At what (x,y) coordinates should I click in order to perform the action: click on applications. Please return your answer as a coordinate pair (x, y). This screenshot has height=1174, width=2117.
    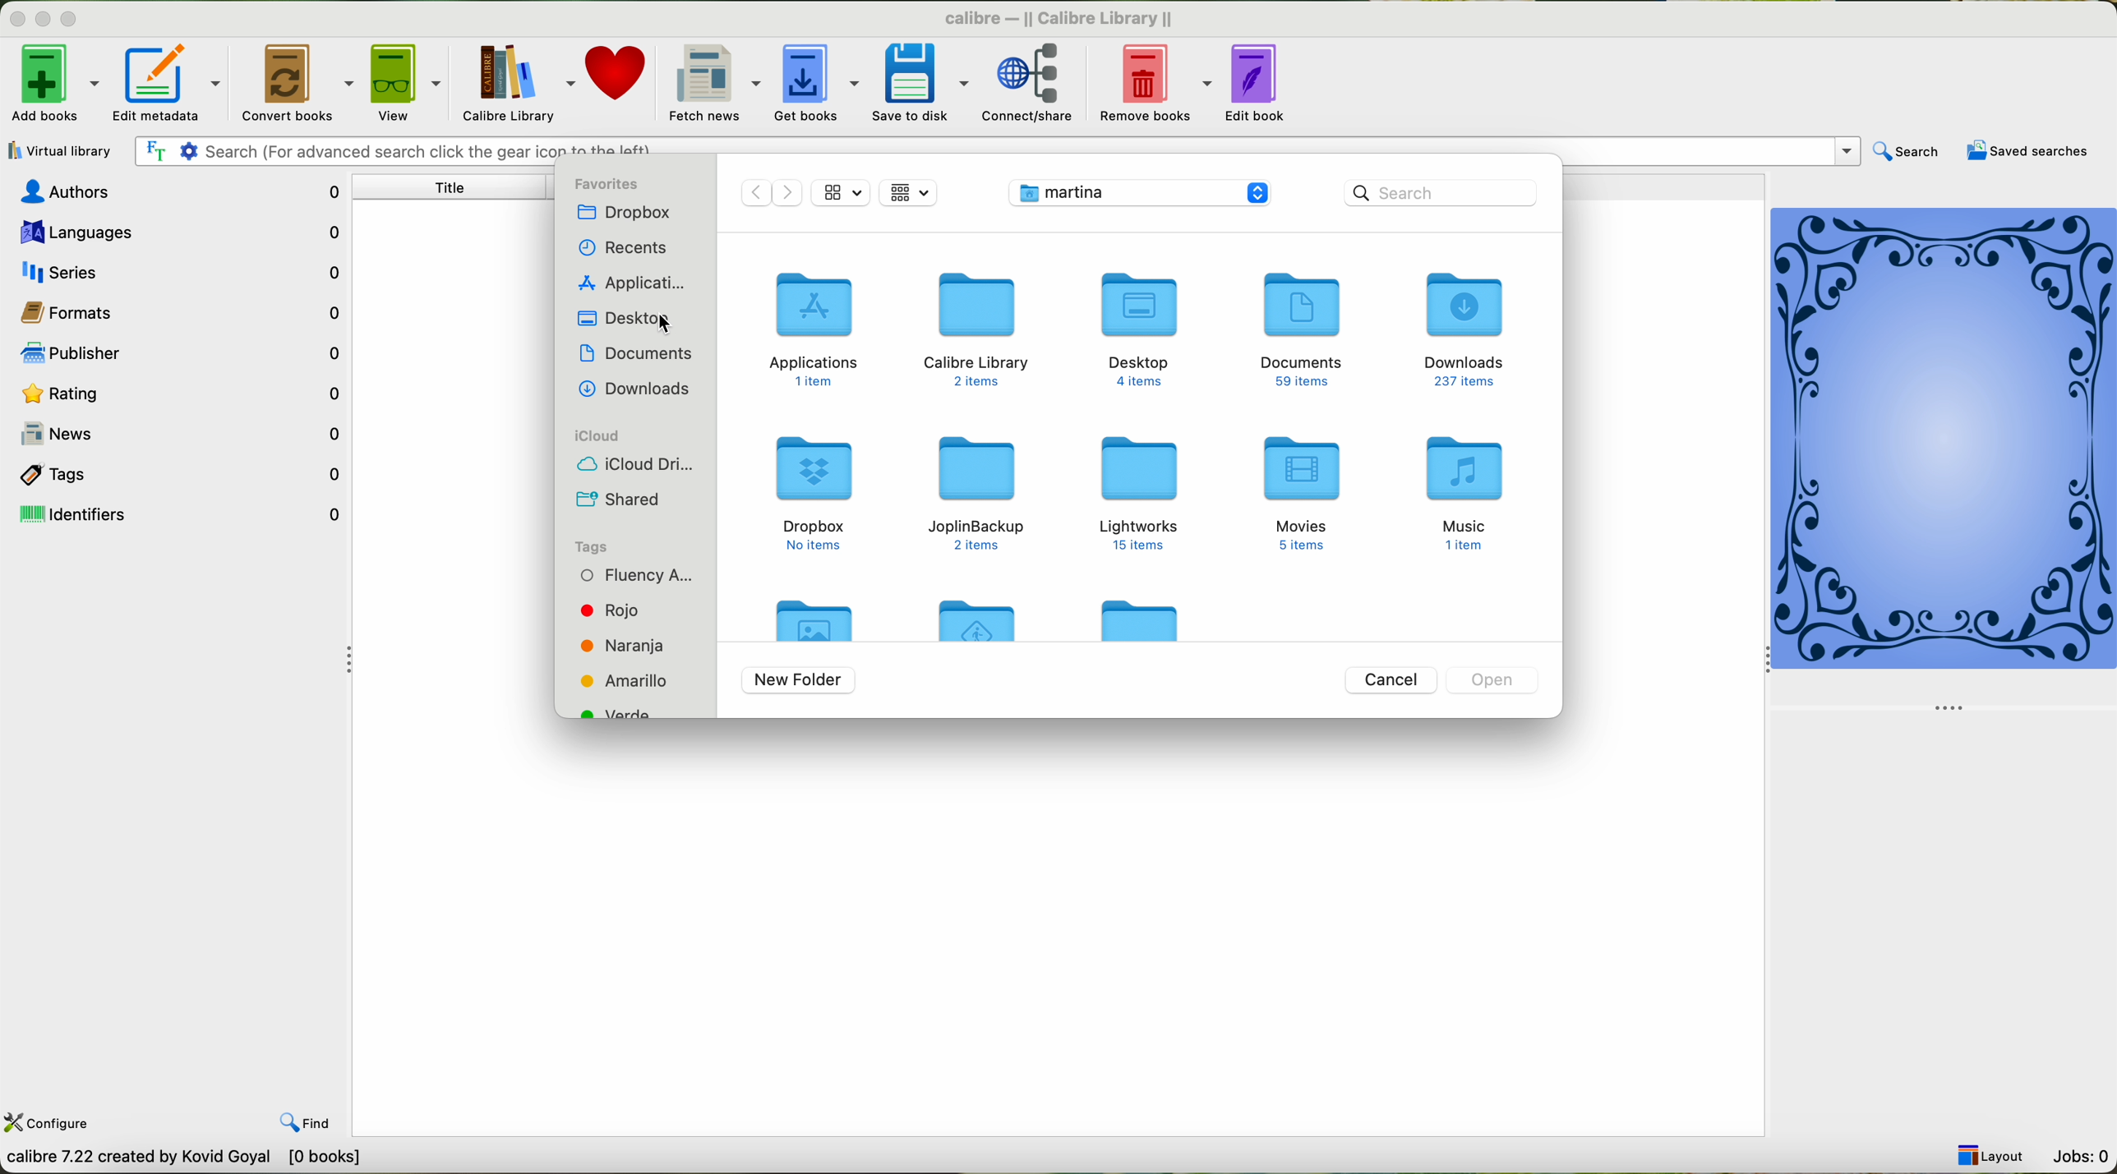
    Looking at the image, I should click on (811, 327).